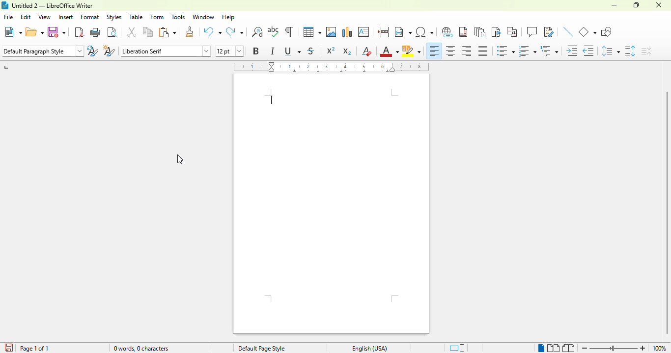  What do you see at coordinates (257, 32) in the screenshot?
I see `find and replace` at bounding box center [257, 32].